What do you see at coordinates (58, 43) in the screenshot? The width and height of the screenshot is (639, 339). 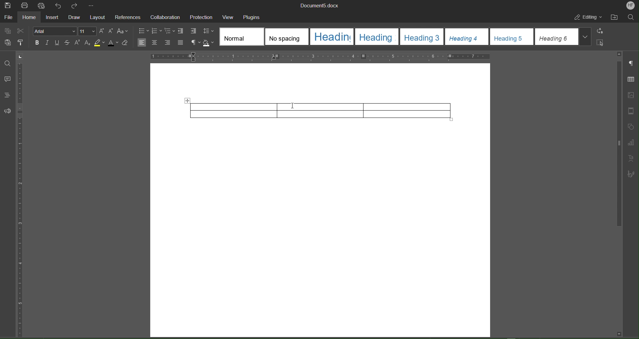 I see `Underline` at bounding box center [58, 43].